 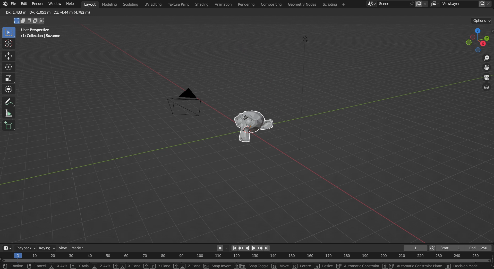 What do you see at coordinates (451, 248) in the screenshot?
I see `Start 1` at bounding box center [451, 248].